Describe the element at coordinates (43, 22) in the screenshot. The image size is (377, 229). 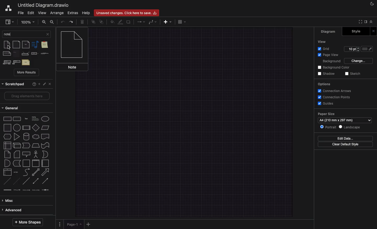
I see `Zoom in` at that location.